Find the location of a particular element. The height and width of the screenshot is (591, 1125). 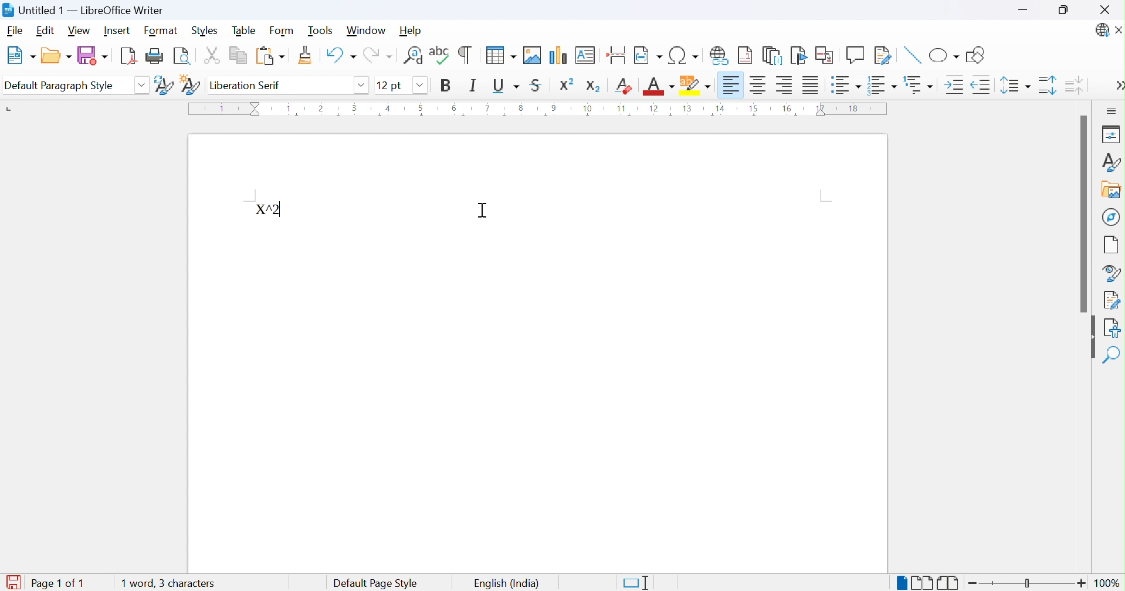

Insert line is located at coordinates (913, 57).